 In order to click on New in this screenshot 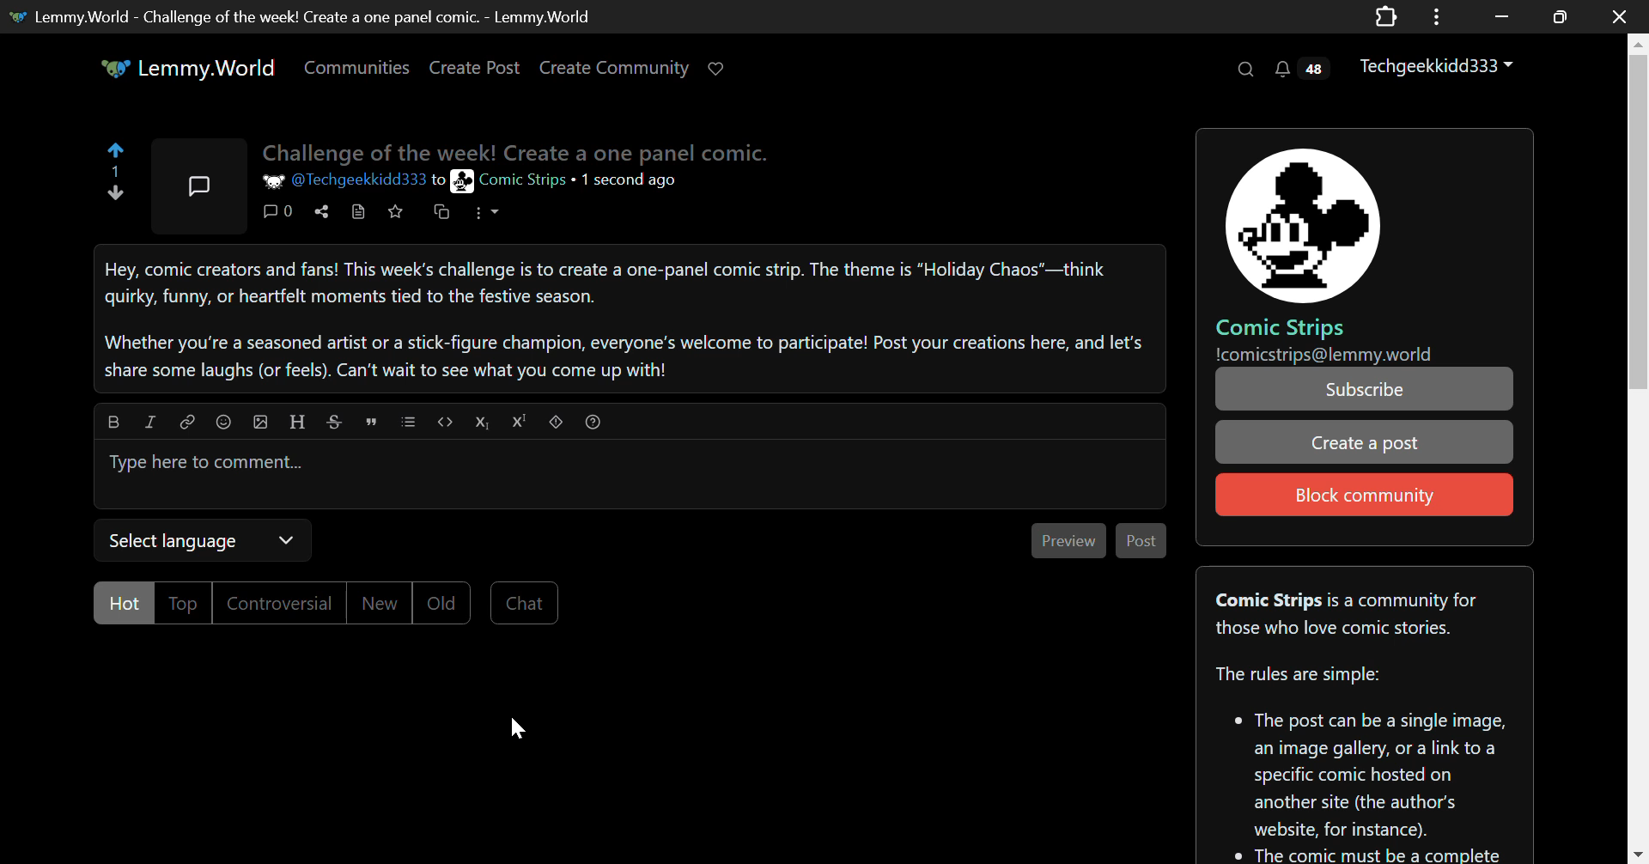, I will do `click(378, 601)`.